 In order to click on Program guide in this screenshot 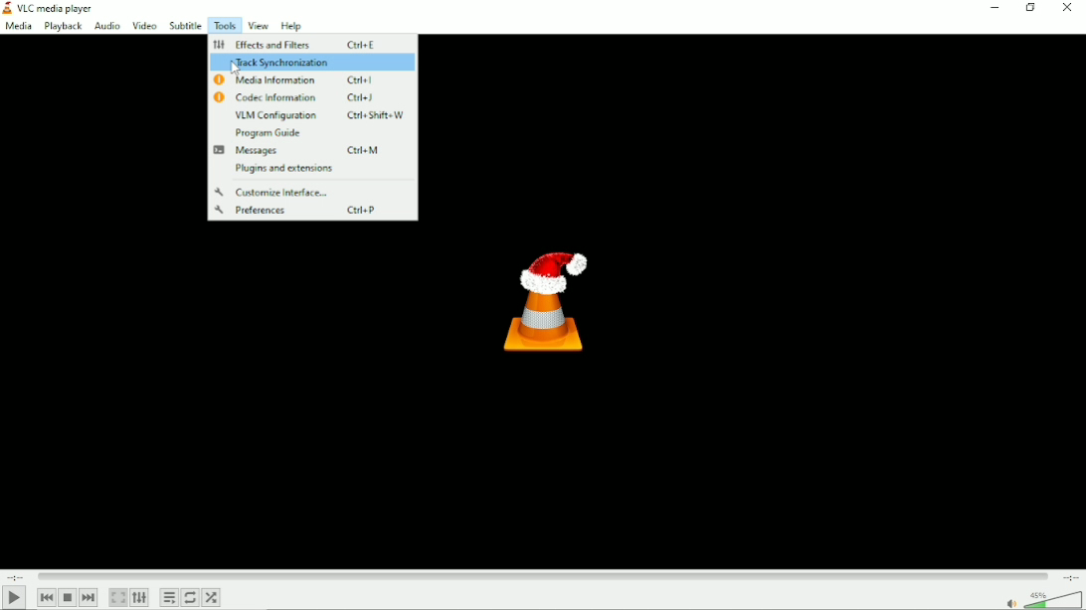, I will do `click(269, 133)`.